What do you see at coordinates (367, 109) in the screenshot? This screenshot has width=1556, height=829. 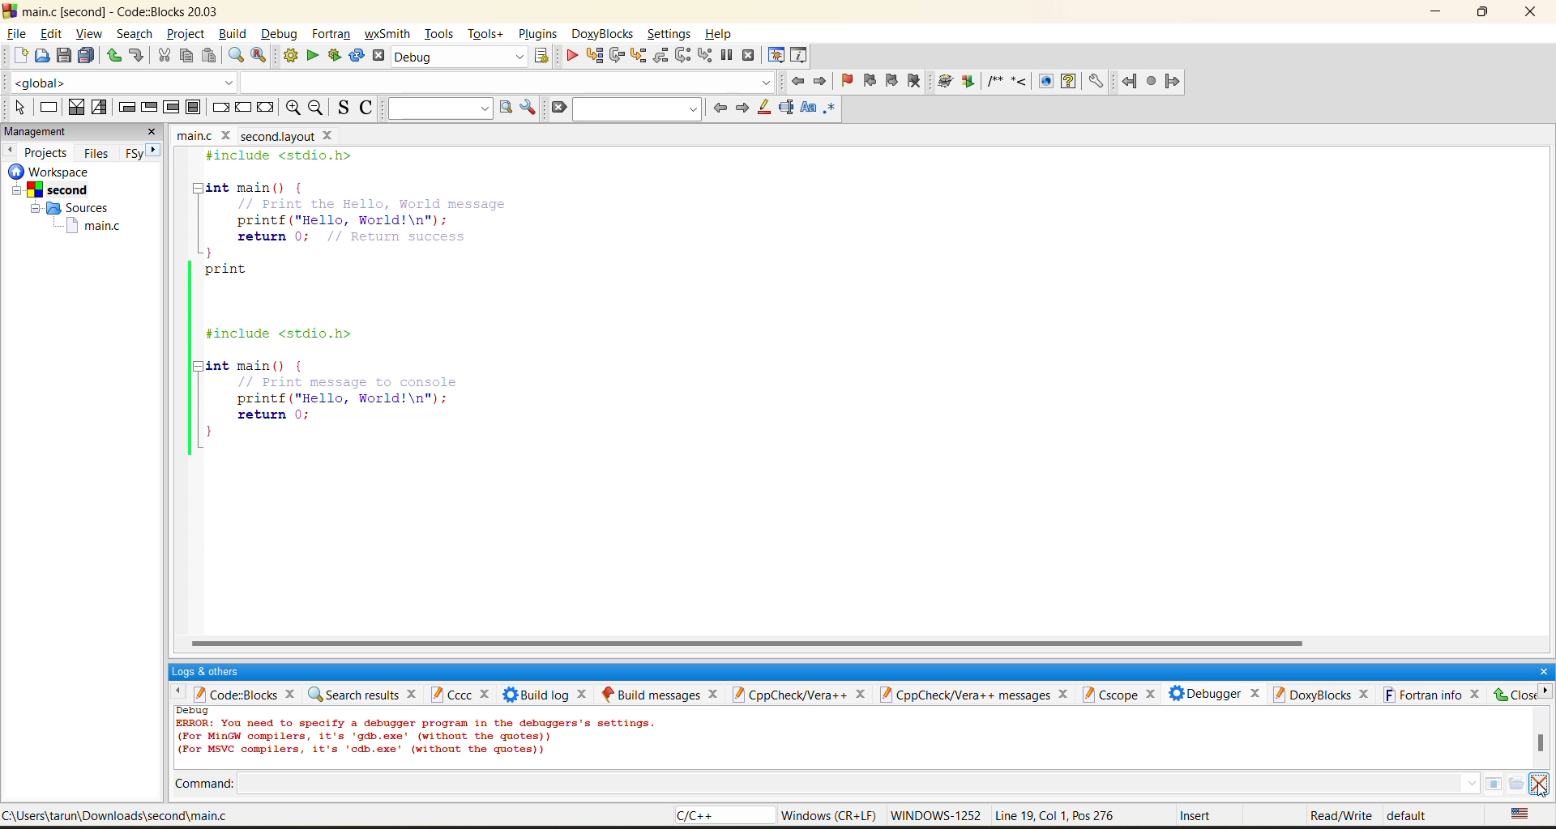 I see `toggle comments` at bounding box center [367, 109].